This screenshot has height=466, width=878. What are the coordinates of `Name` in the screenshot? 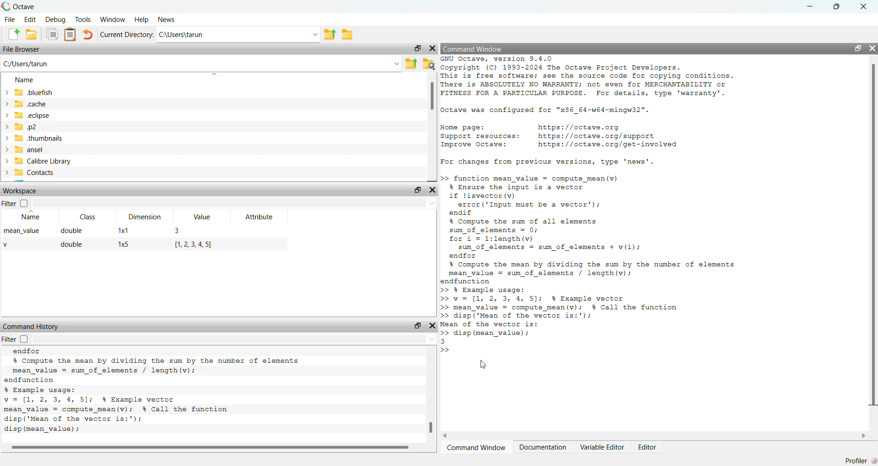 It's located at (32, 216).